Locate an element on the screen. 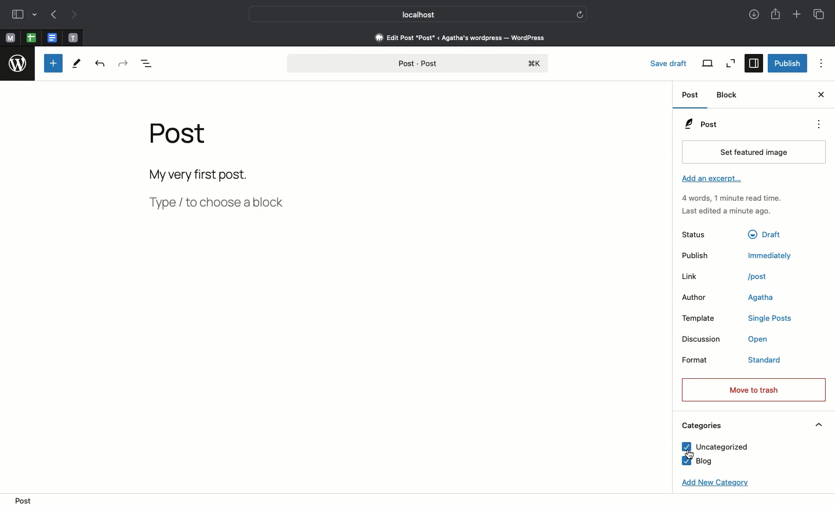  My very first post. Type / to choose a block is located at coordinates (221, 192).